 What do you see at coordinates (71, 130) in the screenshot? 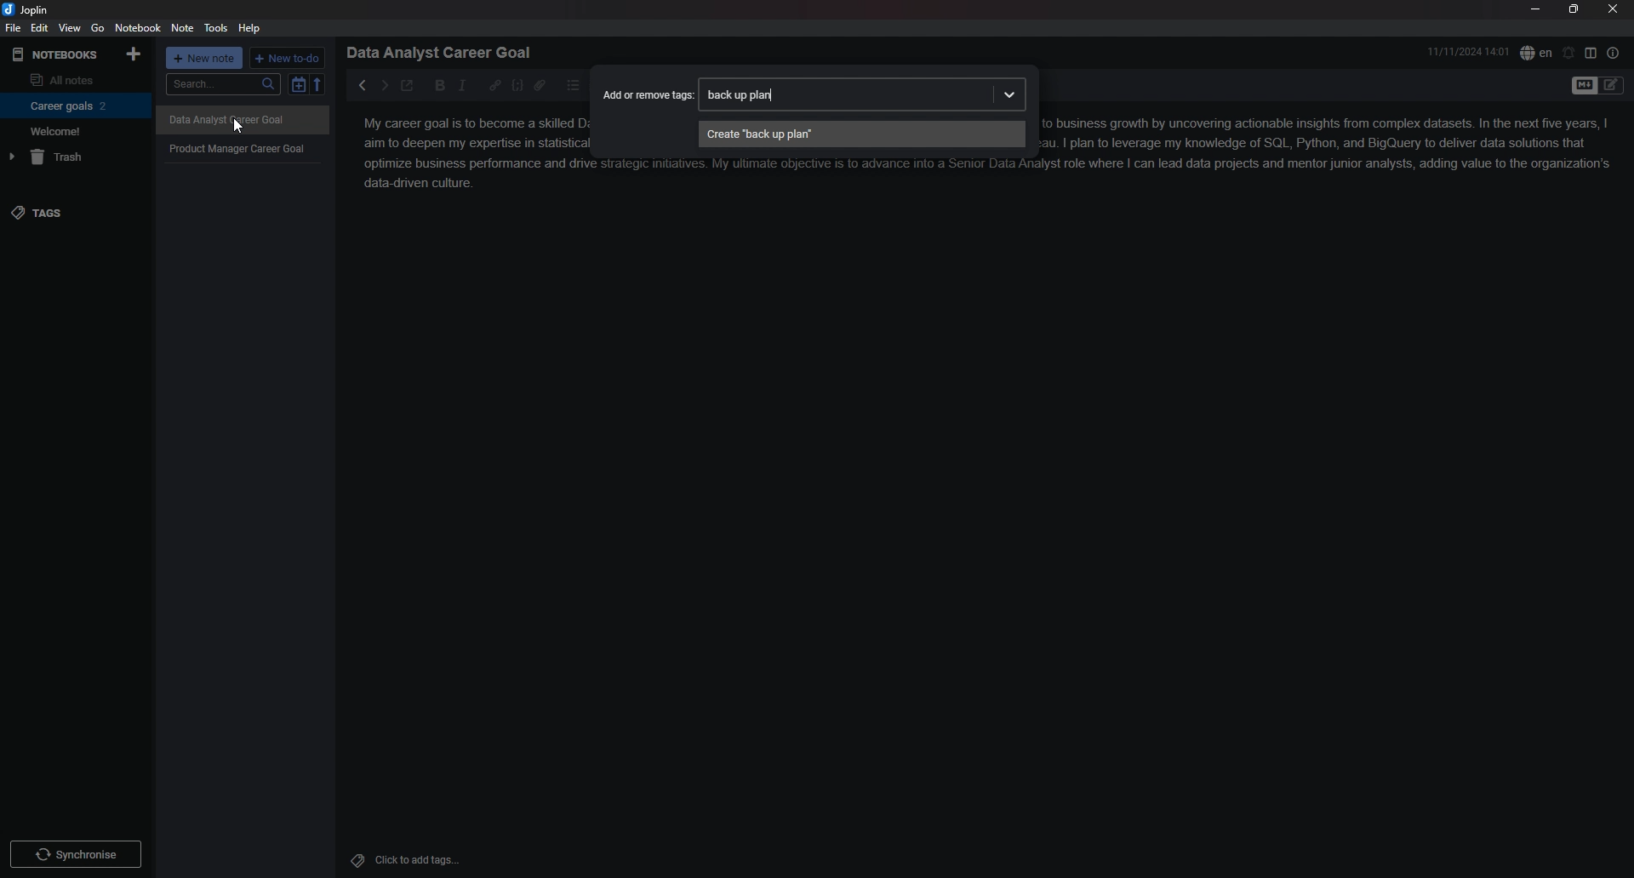
I see `Welcome!` at bounding box center [71, 130].